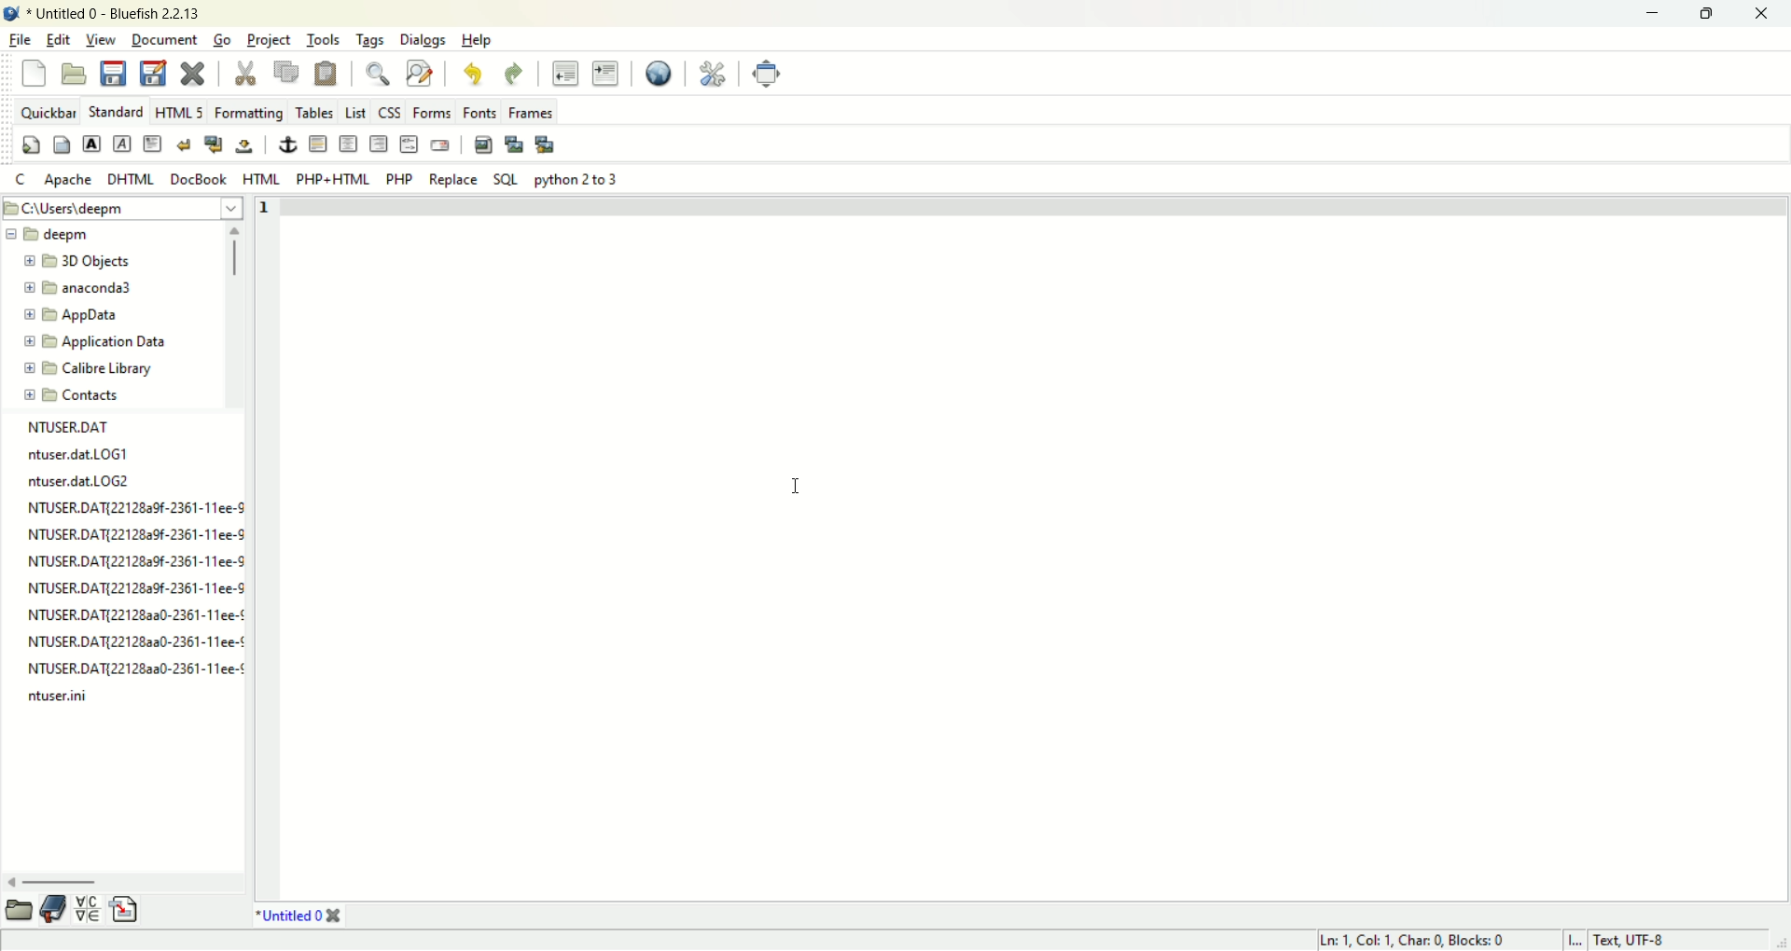  What do you see at coordinates (421, 75) in the screenshot?
I see `find and replace` at bounding box center [421, 75].